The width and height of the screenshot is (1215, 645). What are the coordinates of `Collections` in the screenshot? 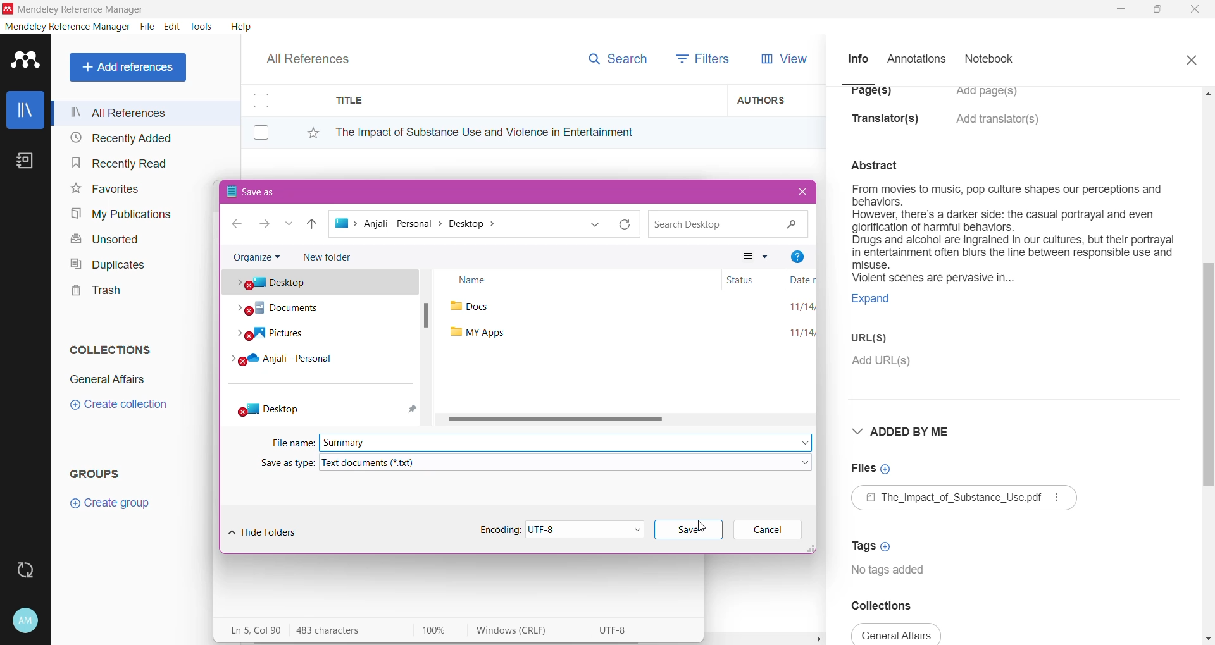 It's located at (107, 347).